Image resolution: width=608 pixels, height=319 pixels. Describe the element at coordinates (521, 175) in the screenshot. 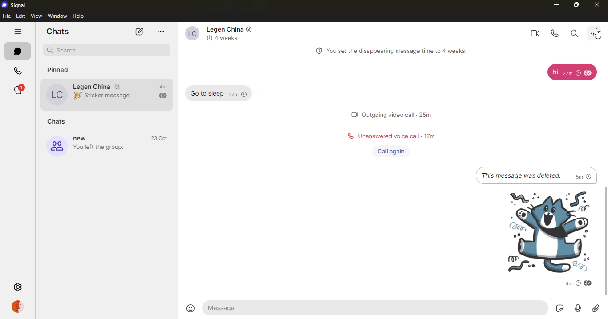

I see `message deleted` at that location.